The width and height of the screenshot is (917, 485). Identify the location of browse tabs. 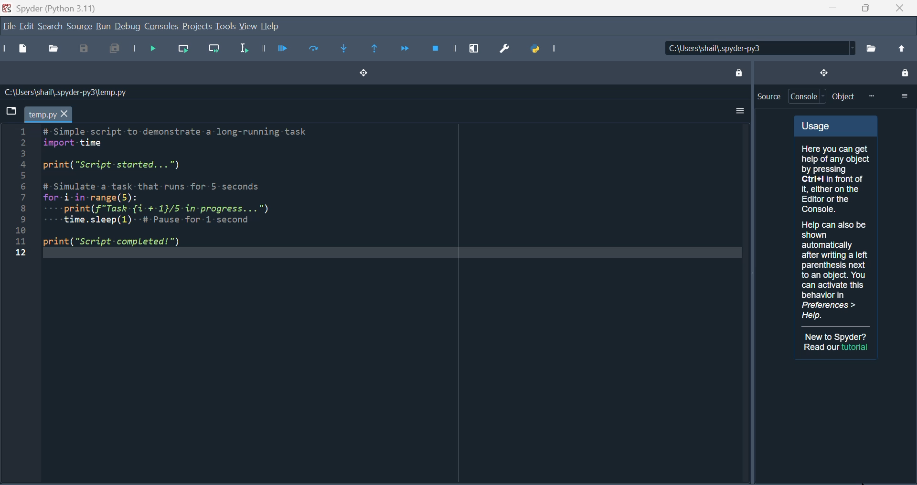
(10, 110).